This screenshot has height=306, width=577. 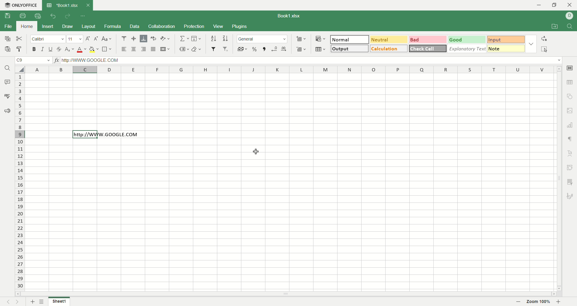 What do you see at coordinates (7, 81) in the screenshot?
I see `comment` at bounding box center [7, 81].